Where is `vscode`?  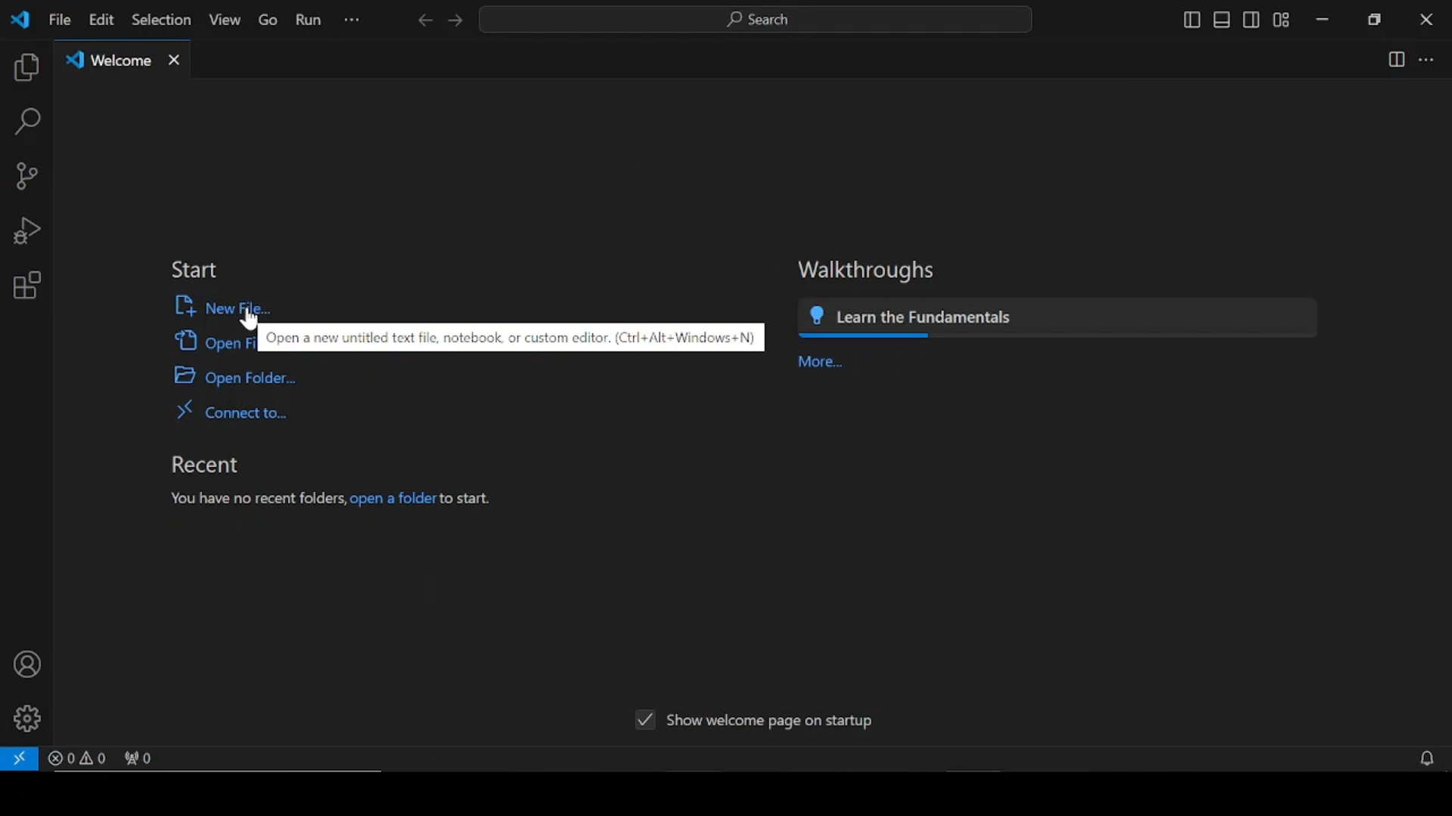 vscode is located at coordinates (19, 20).